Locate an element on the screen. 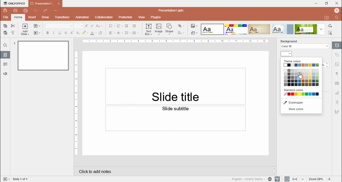  click to add notes is located at coordinates (96, 172).